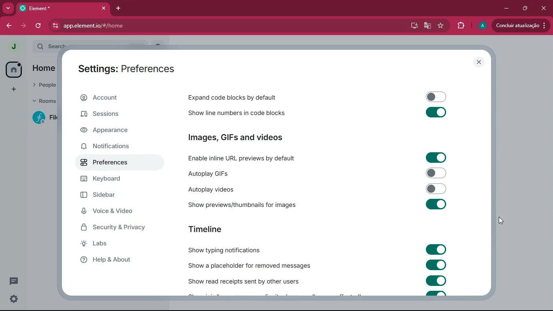 This screenshot has width=553, height=311. What do you see at coordinates (15, 281) in the screenshot?
I see `threads` at bounding box center [15, 281].